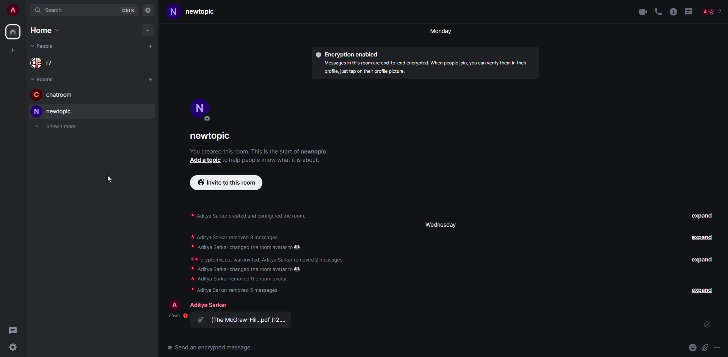  What do you see at coordinates (14, 348) in the screenshot?
I see `settings` at bounding box center [14, 348].